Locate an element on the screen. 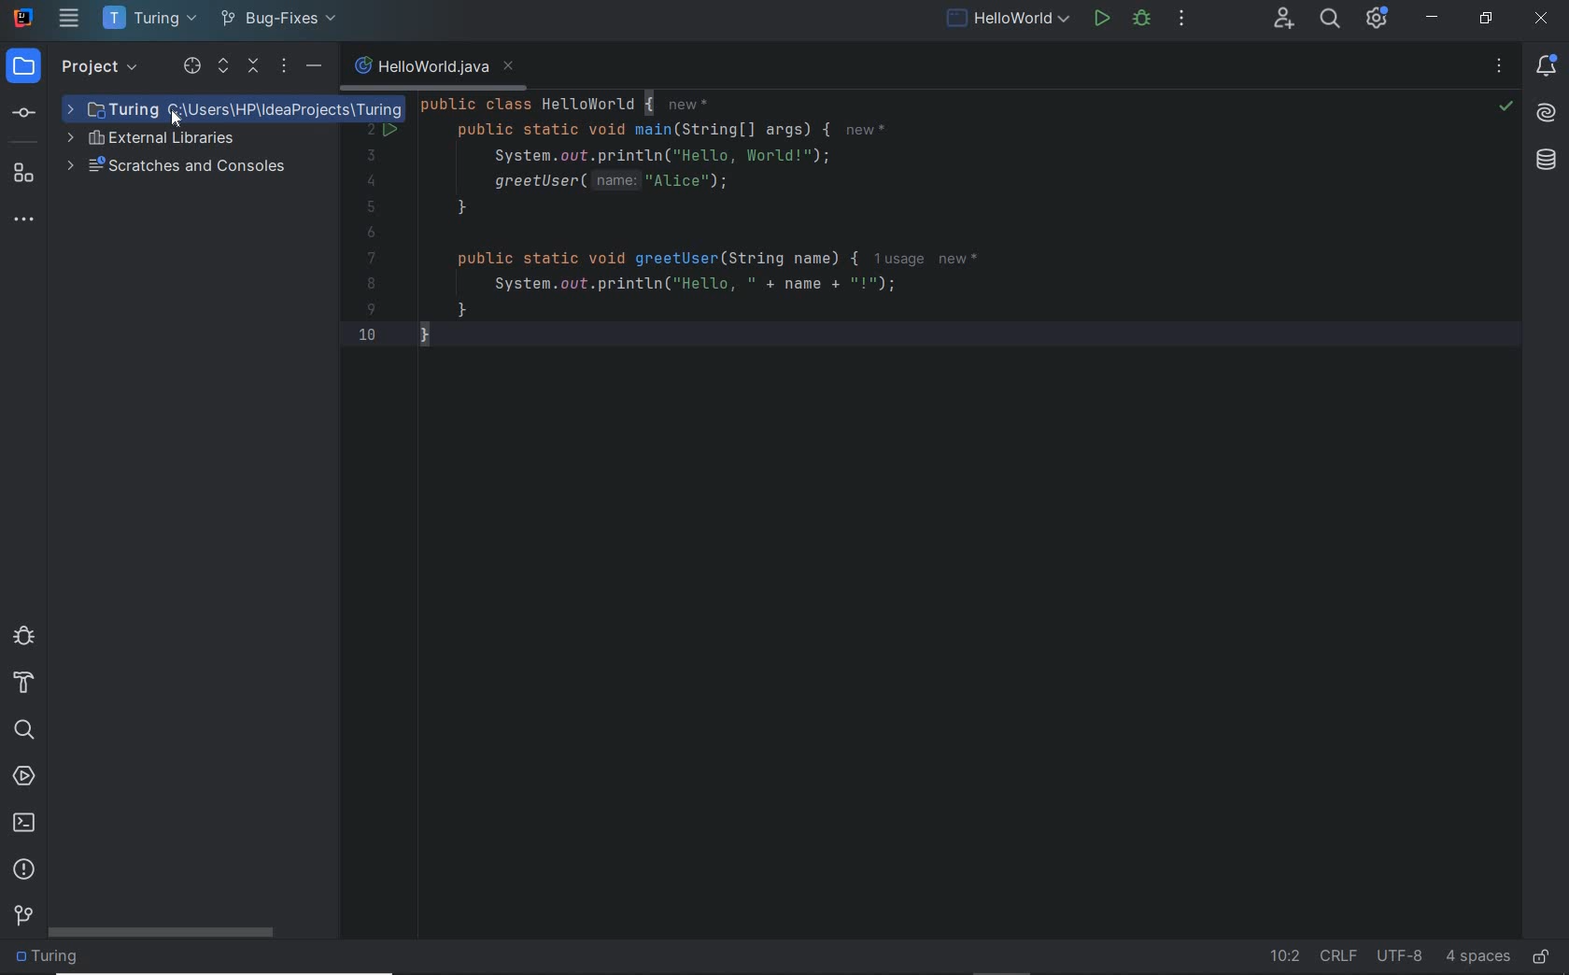 This screenshot has width=1569, height=975. problems is located at coordinates (25, 869).